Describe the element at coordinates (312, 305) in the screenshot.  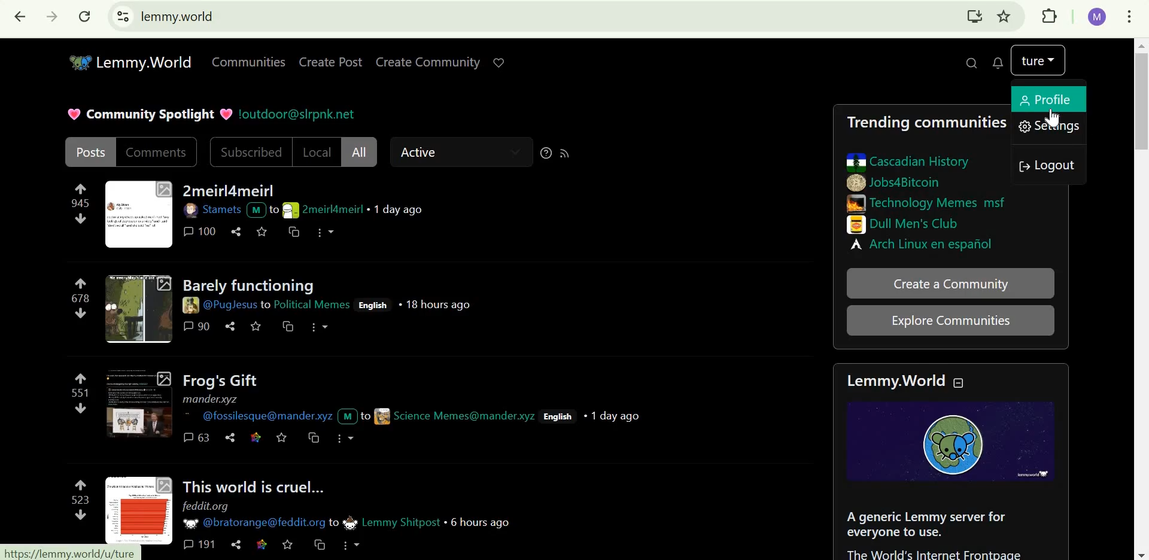
I see `community name` at that location.